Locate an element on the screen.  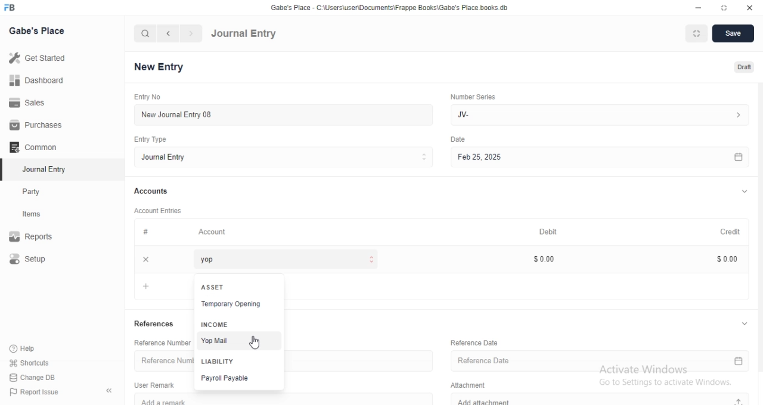
search is located at coordinates (145, 34).